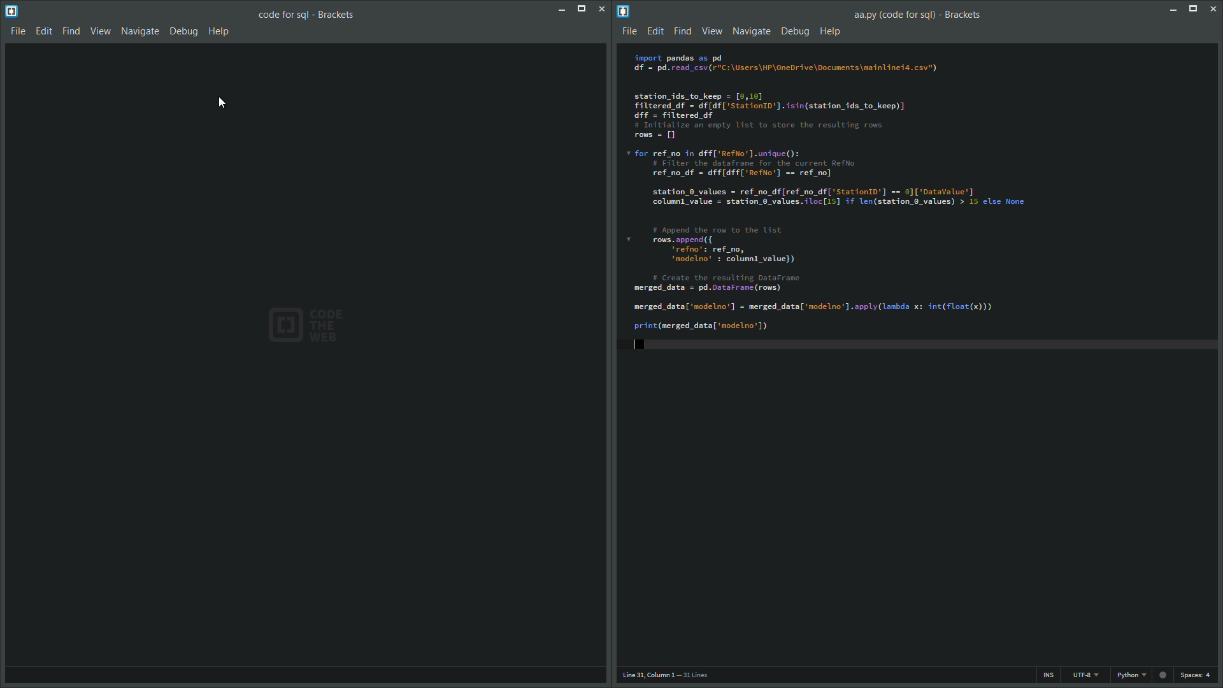 The height and width of the screenshot is (688, 1223). Describe the element at coordinates (16, 31) in the screenshot. I see `File` at that location.